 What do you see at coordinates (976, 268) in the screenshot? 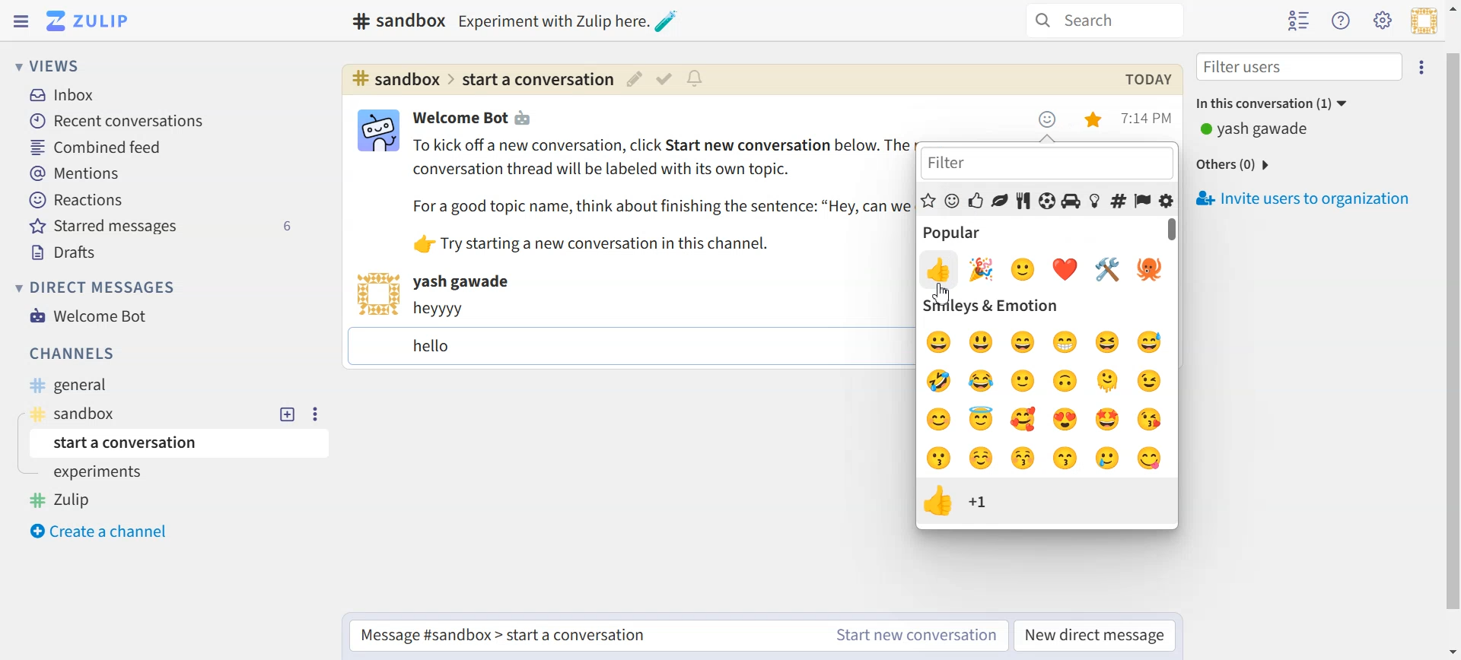
I see `emoji` at bounding box center [976, 268].